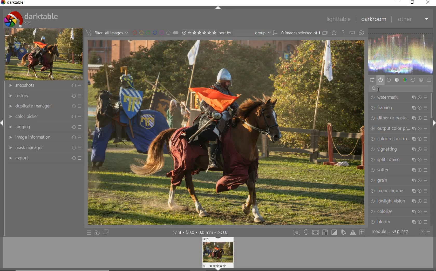 Image resolution: width=436 pixels, height=271 pixels. I want to click on mask manager, so click(44, 148).